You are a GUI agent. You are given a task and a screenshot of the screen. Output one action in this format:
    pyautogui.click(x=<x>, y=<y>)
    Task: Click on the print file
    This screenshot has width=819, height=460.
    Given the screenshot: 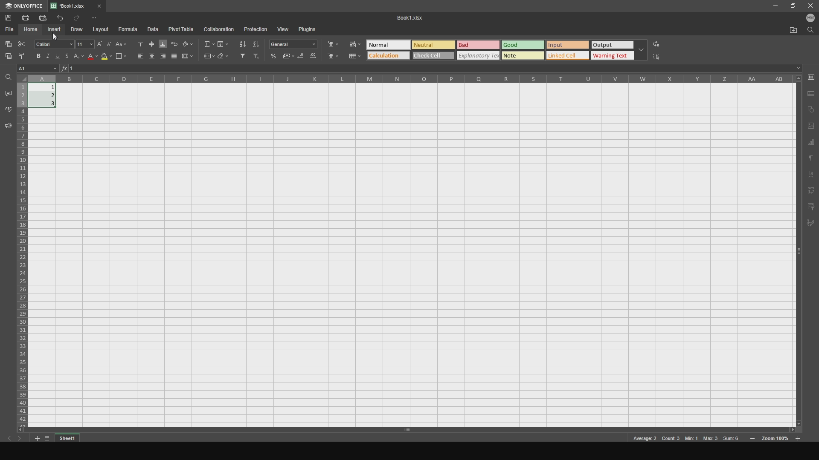 What is the action you would take?
    pyautogui.click(x=43, y=18)
    